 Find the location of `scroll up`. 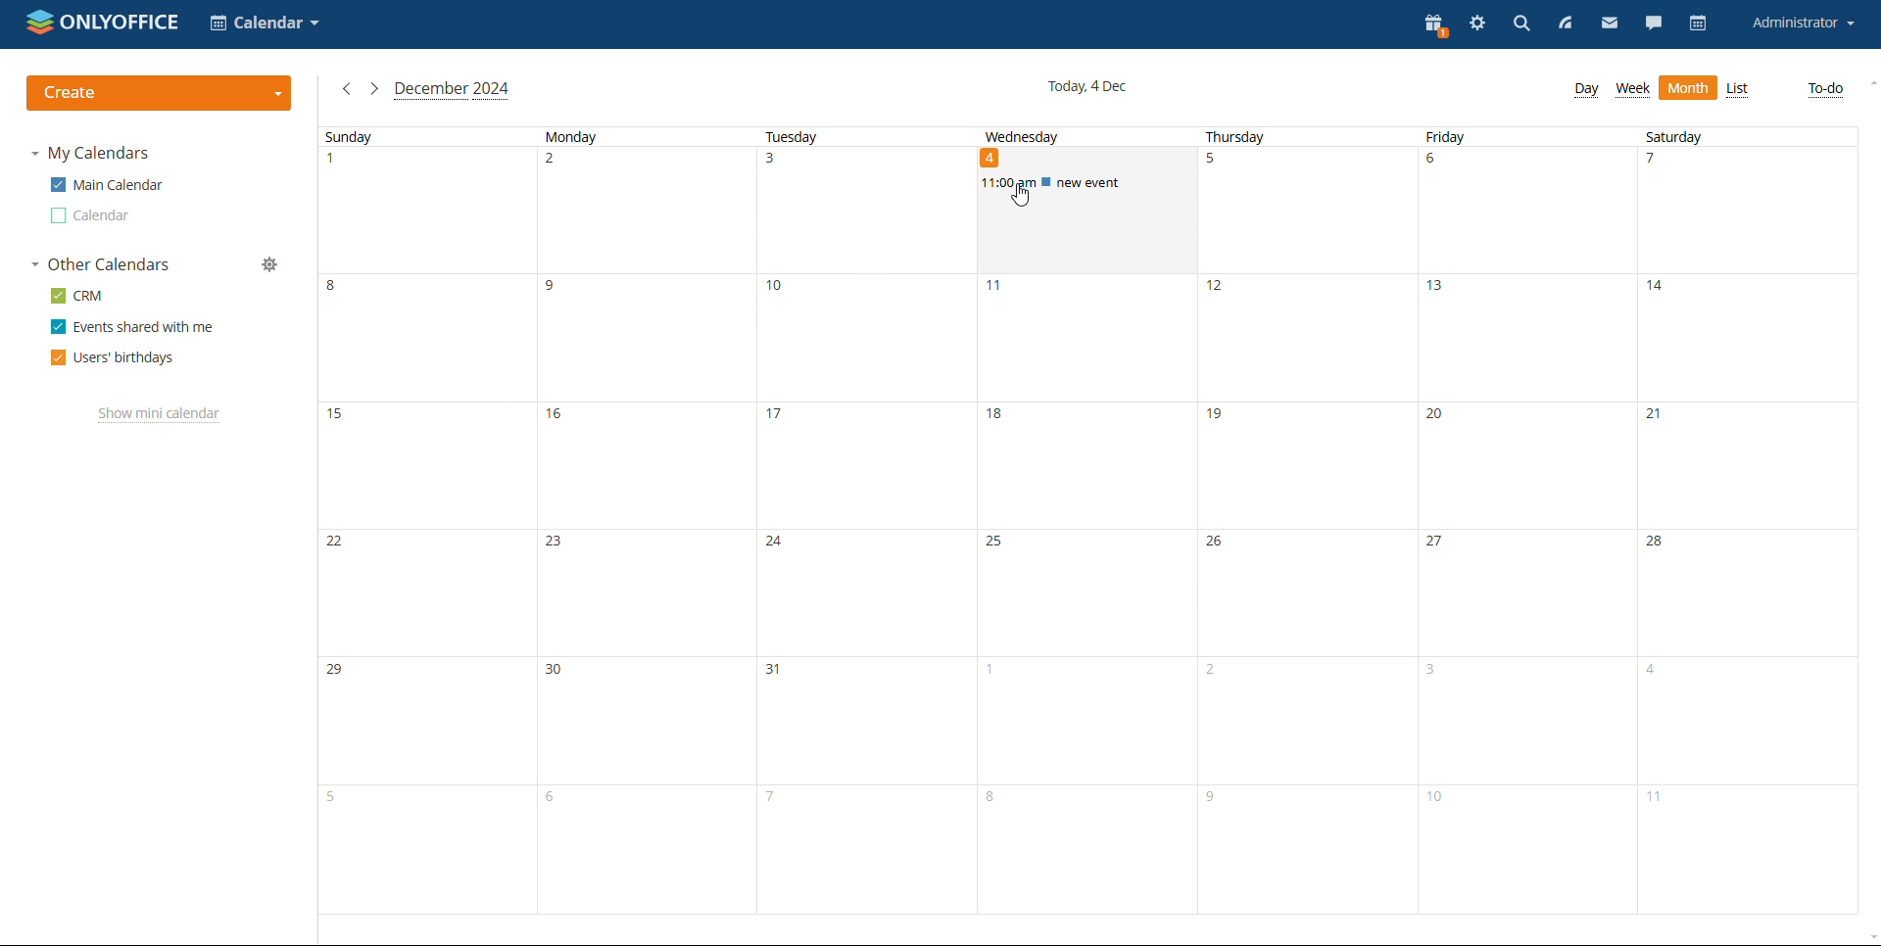

scroll up is located at coordinates (1869, 84).